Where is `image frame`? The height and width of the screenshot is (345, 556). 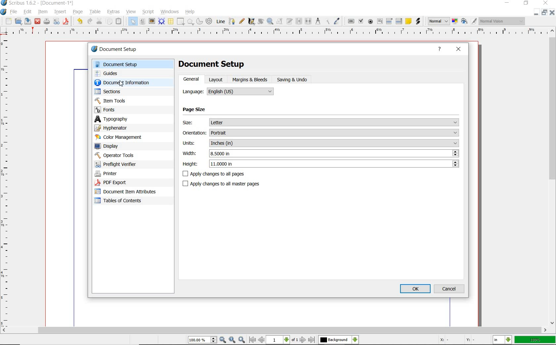 image frame is located at coordinates (152, 21).